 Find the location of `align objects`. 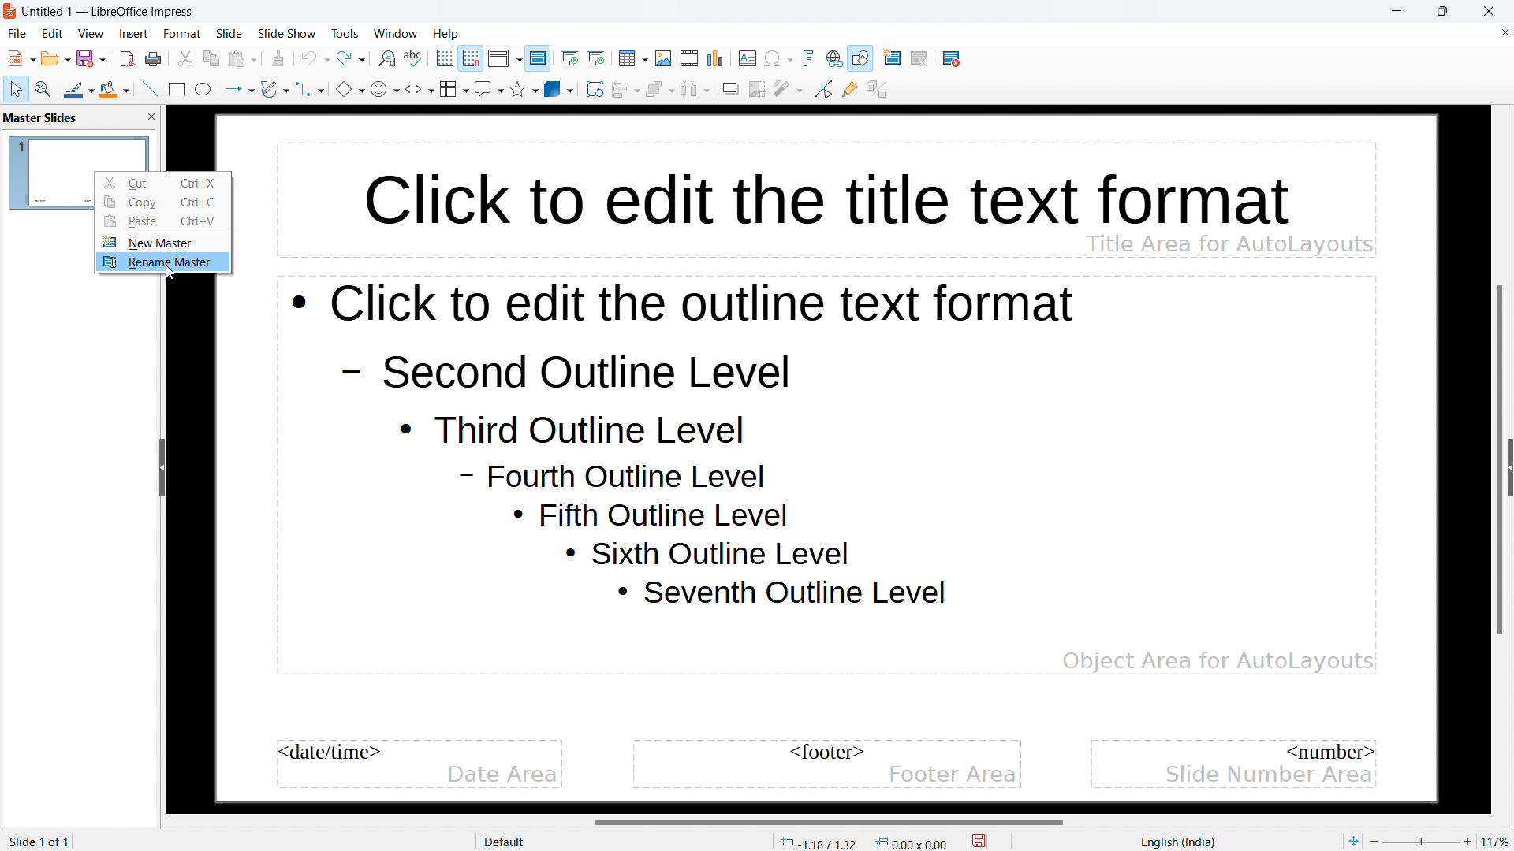

align objects is located at coordinates (625, 90).